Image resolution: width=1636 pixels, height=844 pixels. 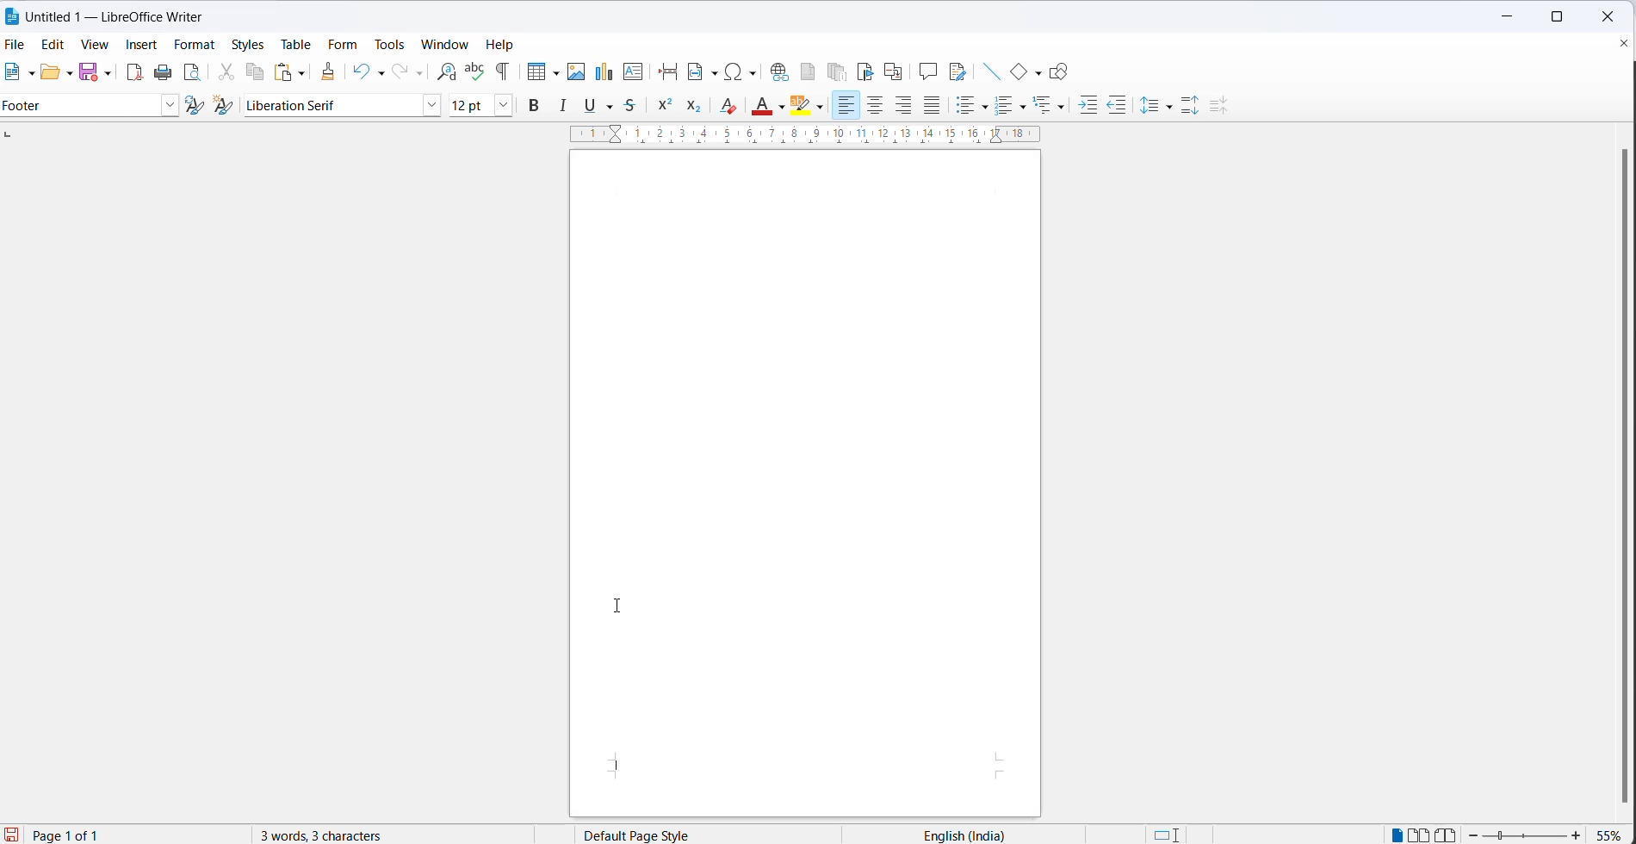 What do you see at coordinates (194, 44) in the screenshot?
I see `format` at bounding box center [194, 44].